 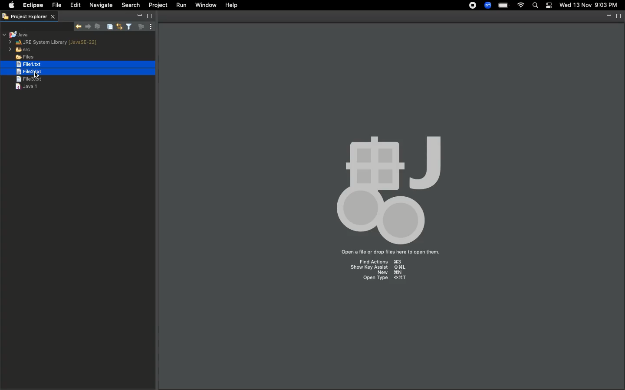 What do you see at coordinates (207, 5) in the screenshot?
I see `Window` at bounding box center [207, 5].